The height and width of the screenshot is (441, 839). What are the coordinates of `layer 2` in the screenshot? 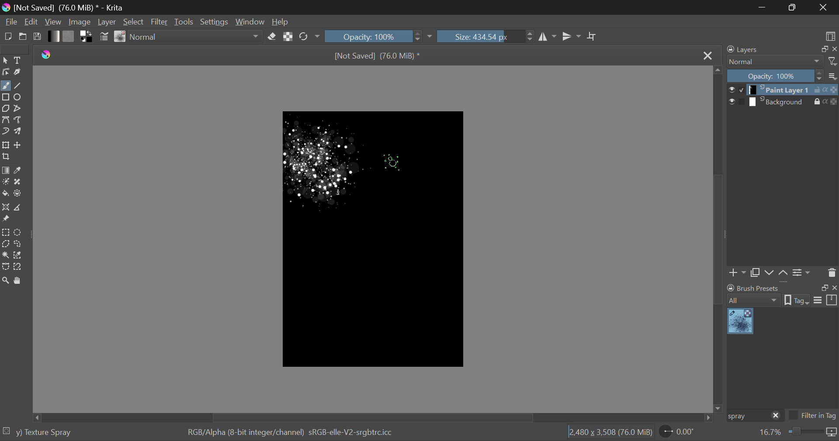 It's located at (780, 102).